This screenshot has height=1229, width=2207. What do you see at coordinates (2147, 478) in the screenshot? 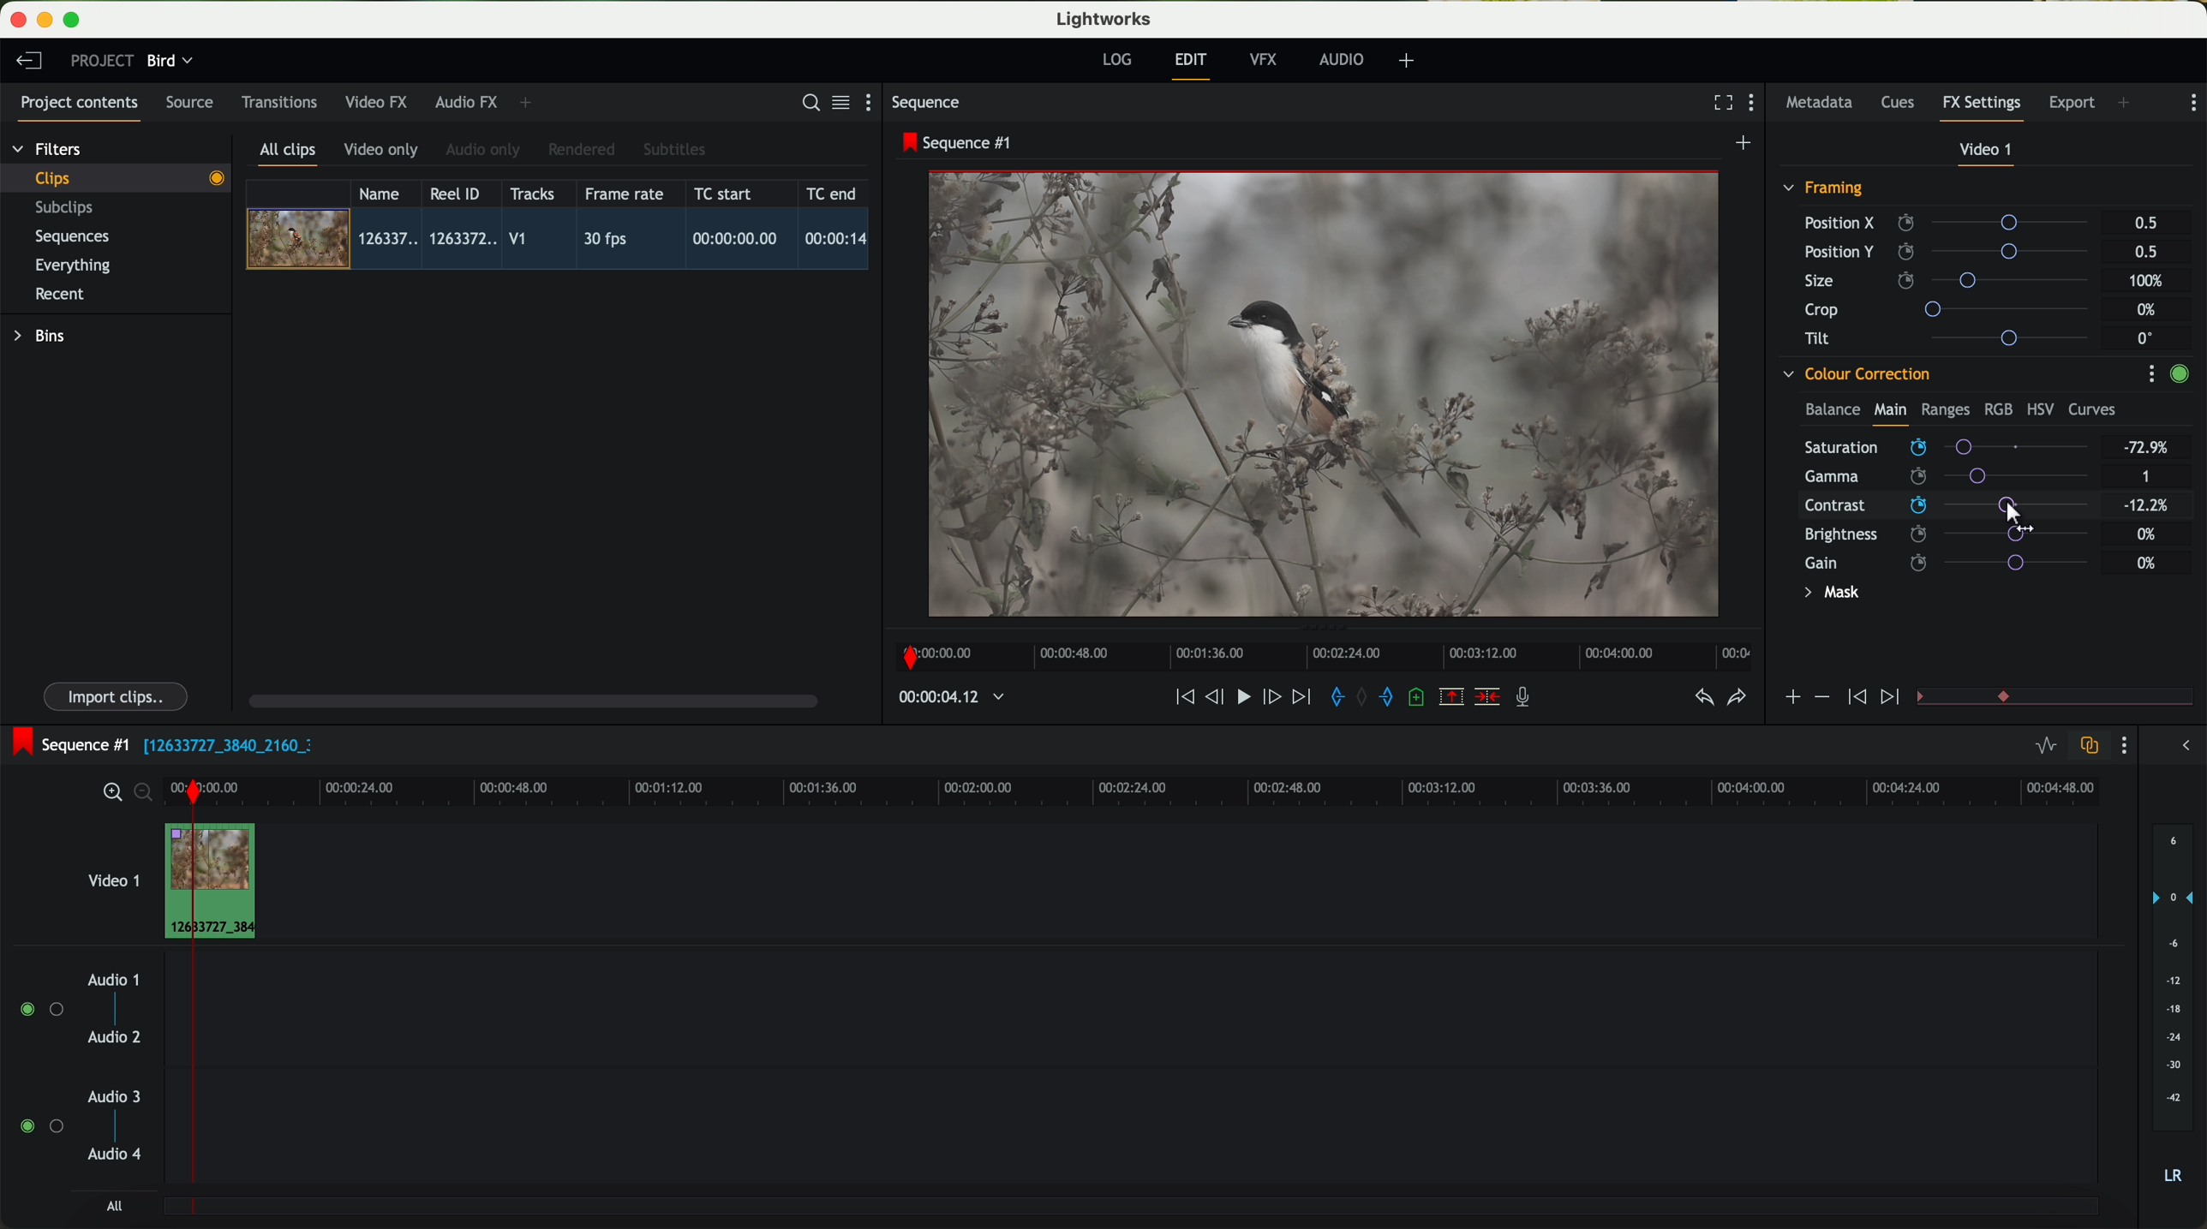
I see `1` at bounding box center [2147, 478].